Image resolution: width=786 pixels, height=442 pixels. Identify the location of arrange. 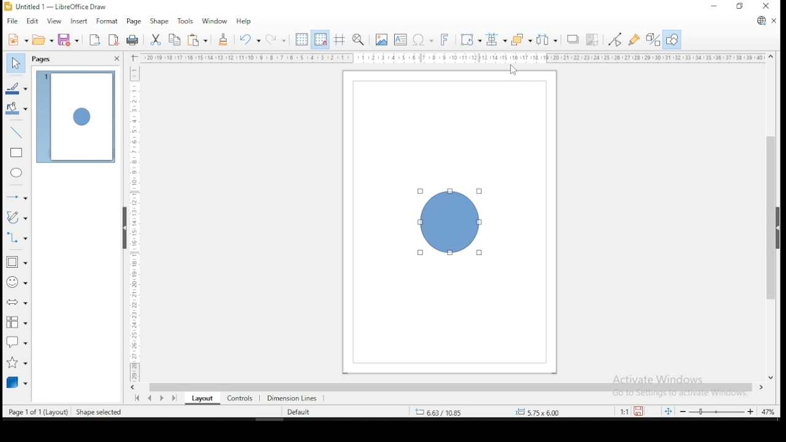
(521, 39).